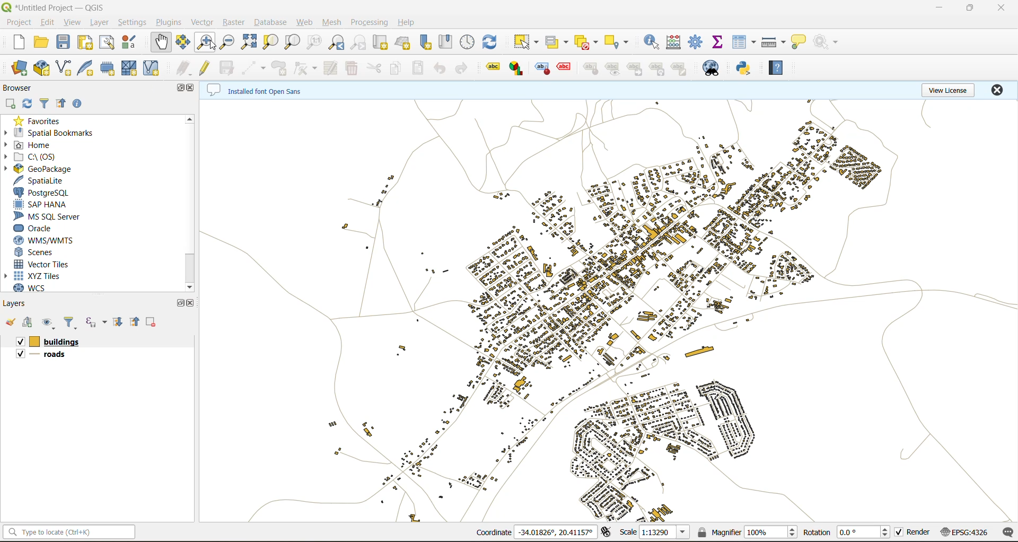 The width and height of the screenshot is (1018, 542). I want to click on delete , so click(151, 321).